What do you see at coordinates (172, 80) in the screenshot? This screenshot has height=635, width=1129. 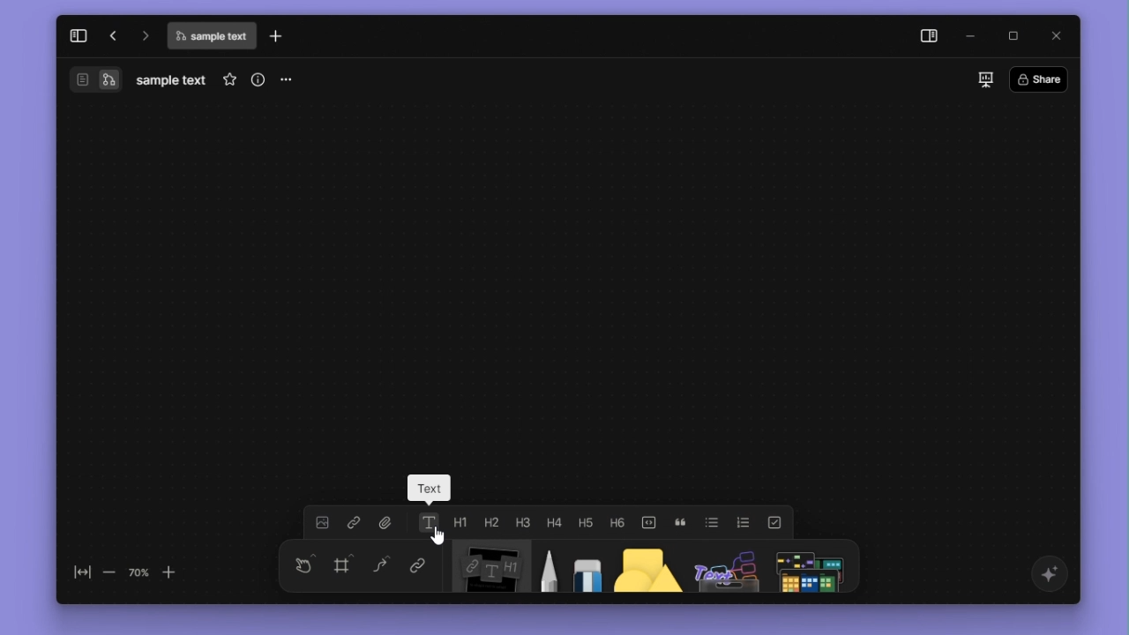 I see `file name` at bounding box center [172, 80].